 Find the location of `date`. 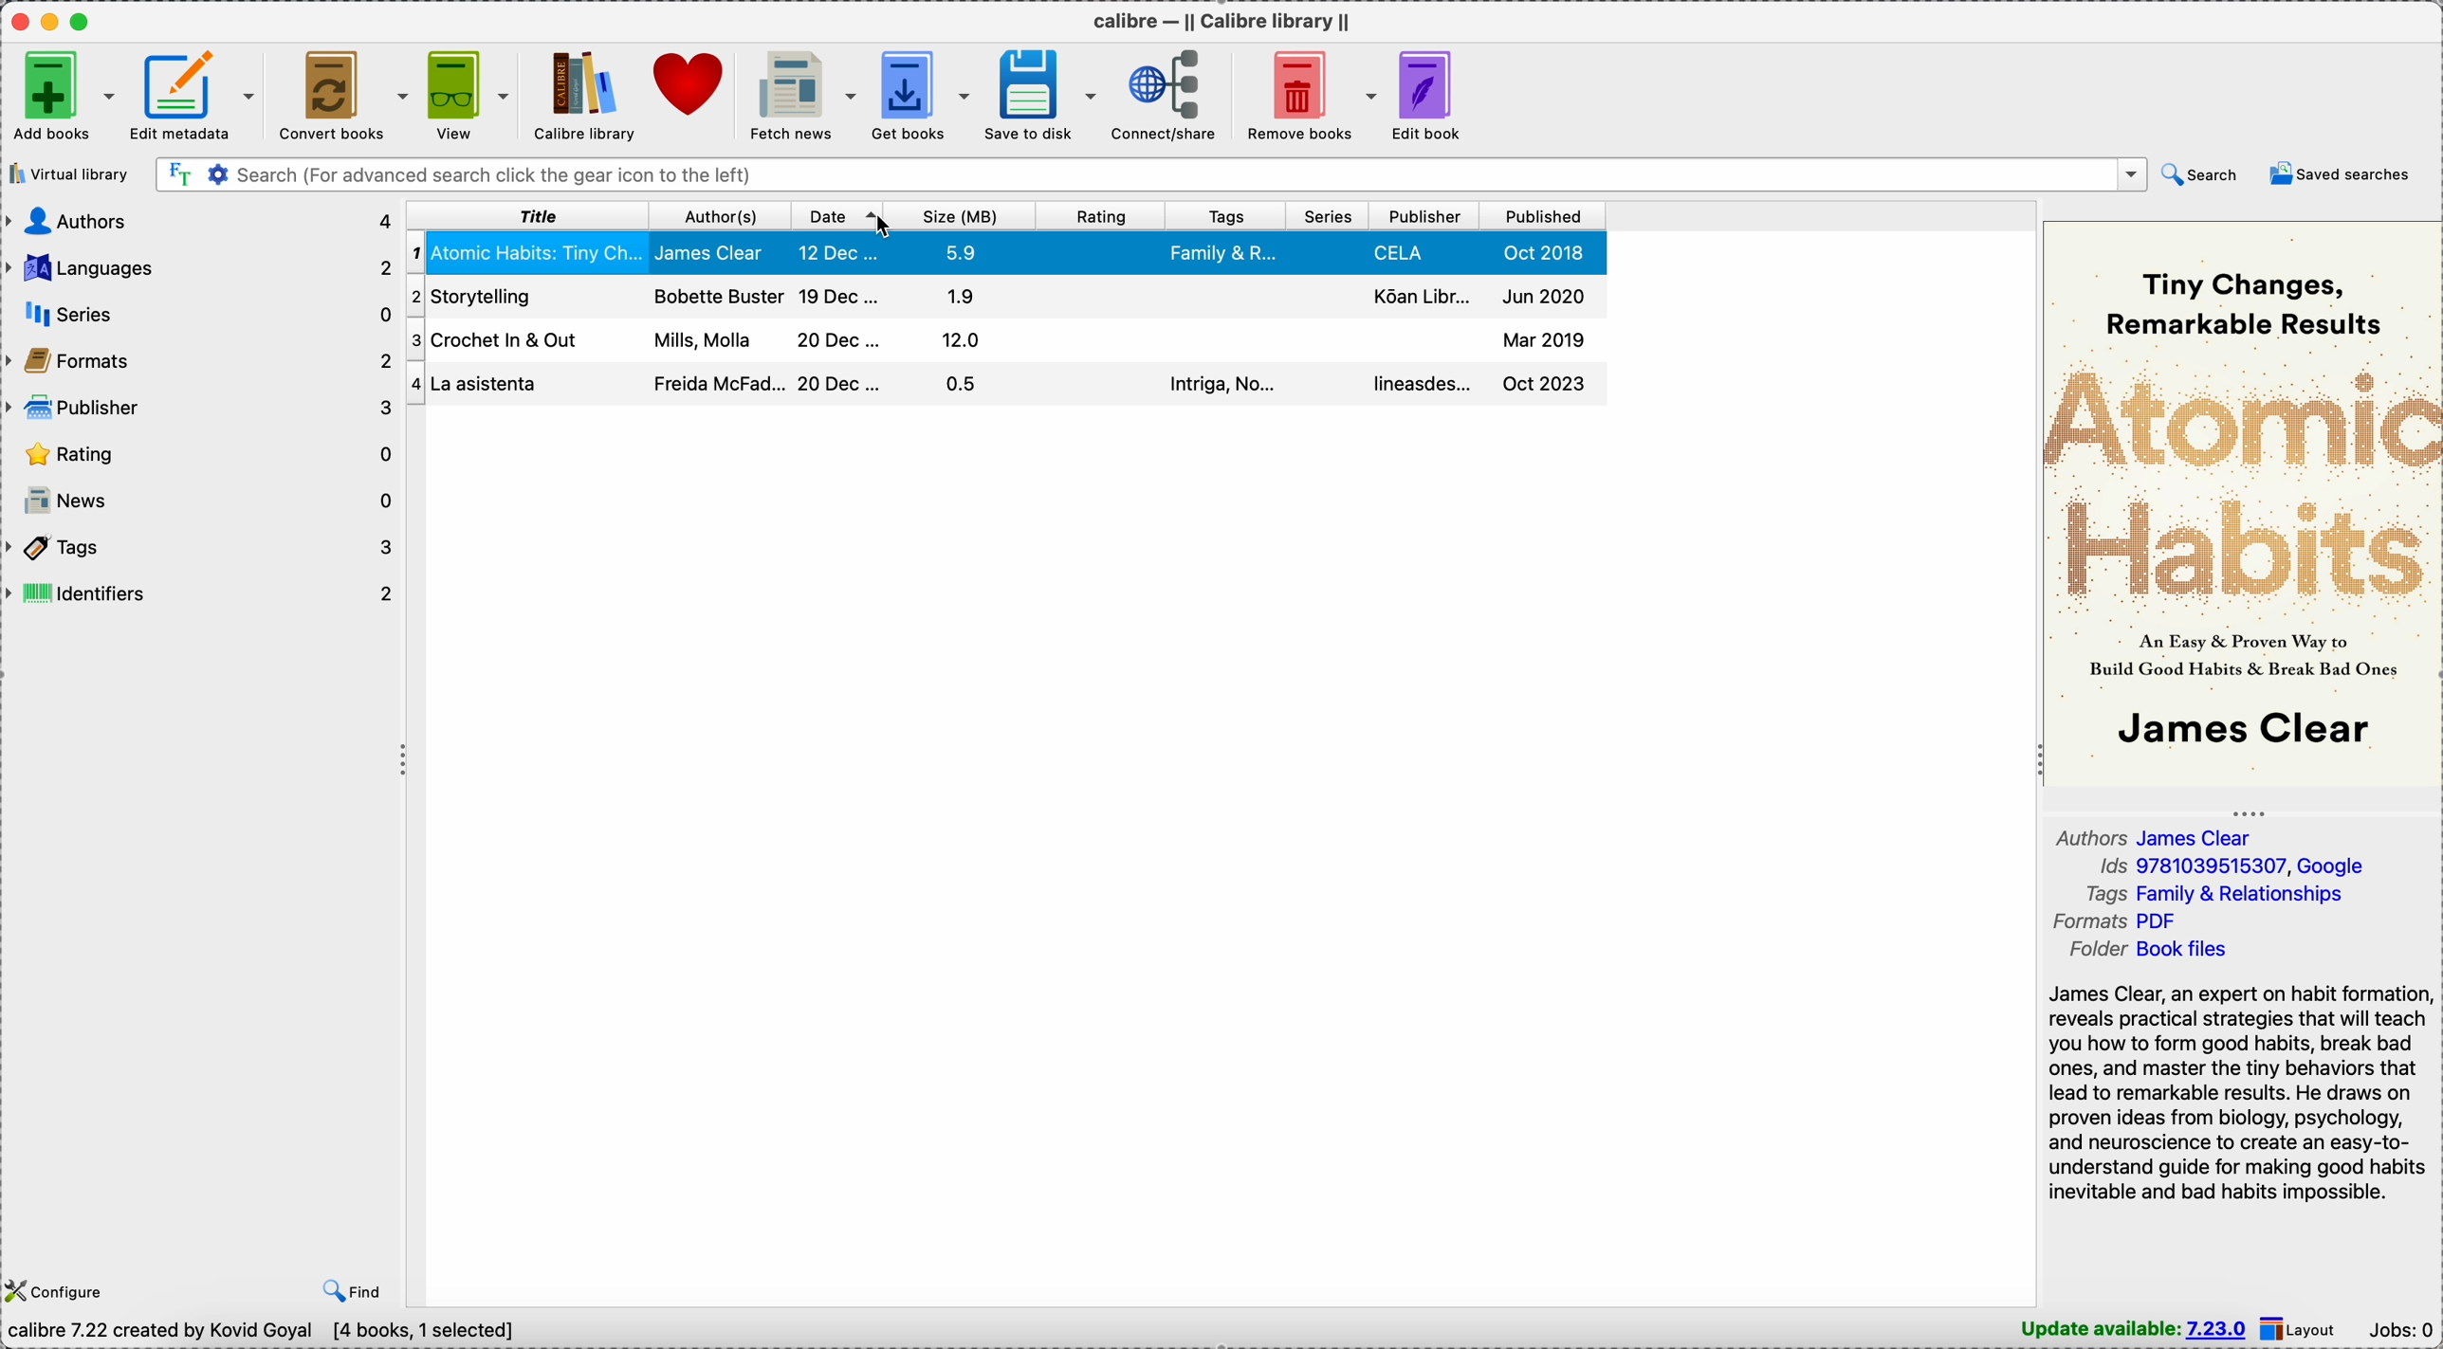

date is located at coordinates (836, 217).